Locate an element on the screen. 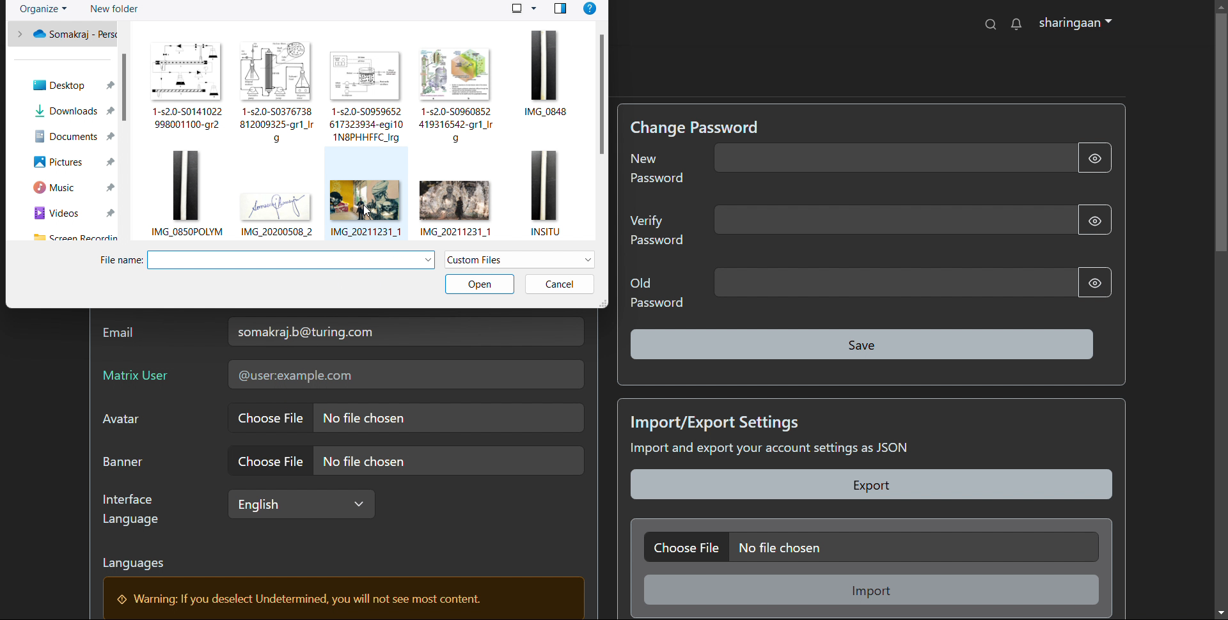 The height and width of the screenshot is (620, 1228). email is located at coordinates (405, 331).